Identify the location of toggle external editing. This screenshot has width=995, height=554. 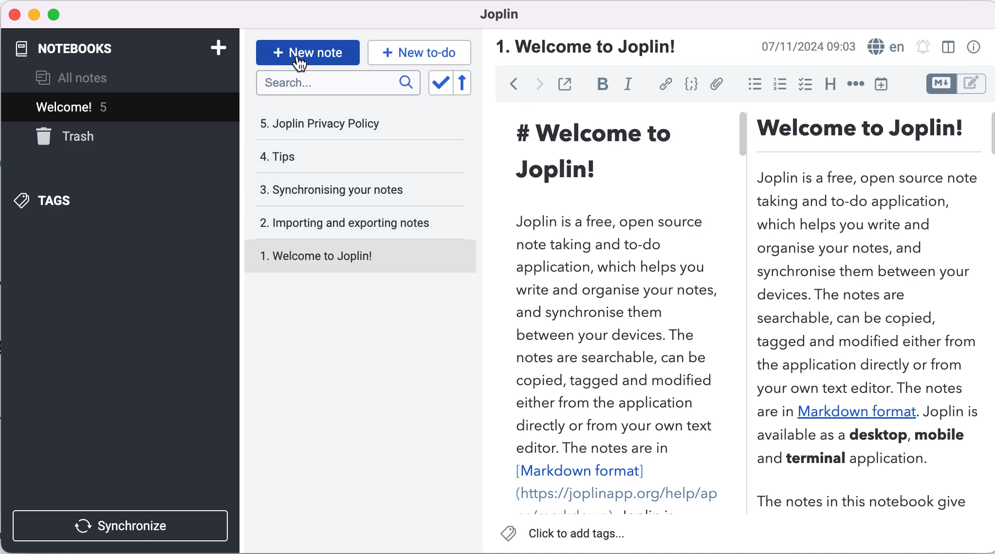
(570, 83).